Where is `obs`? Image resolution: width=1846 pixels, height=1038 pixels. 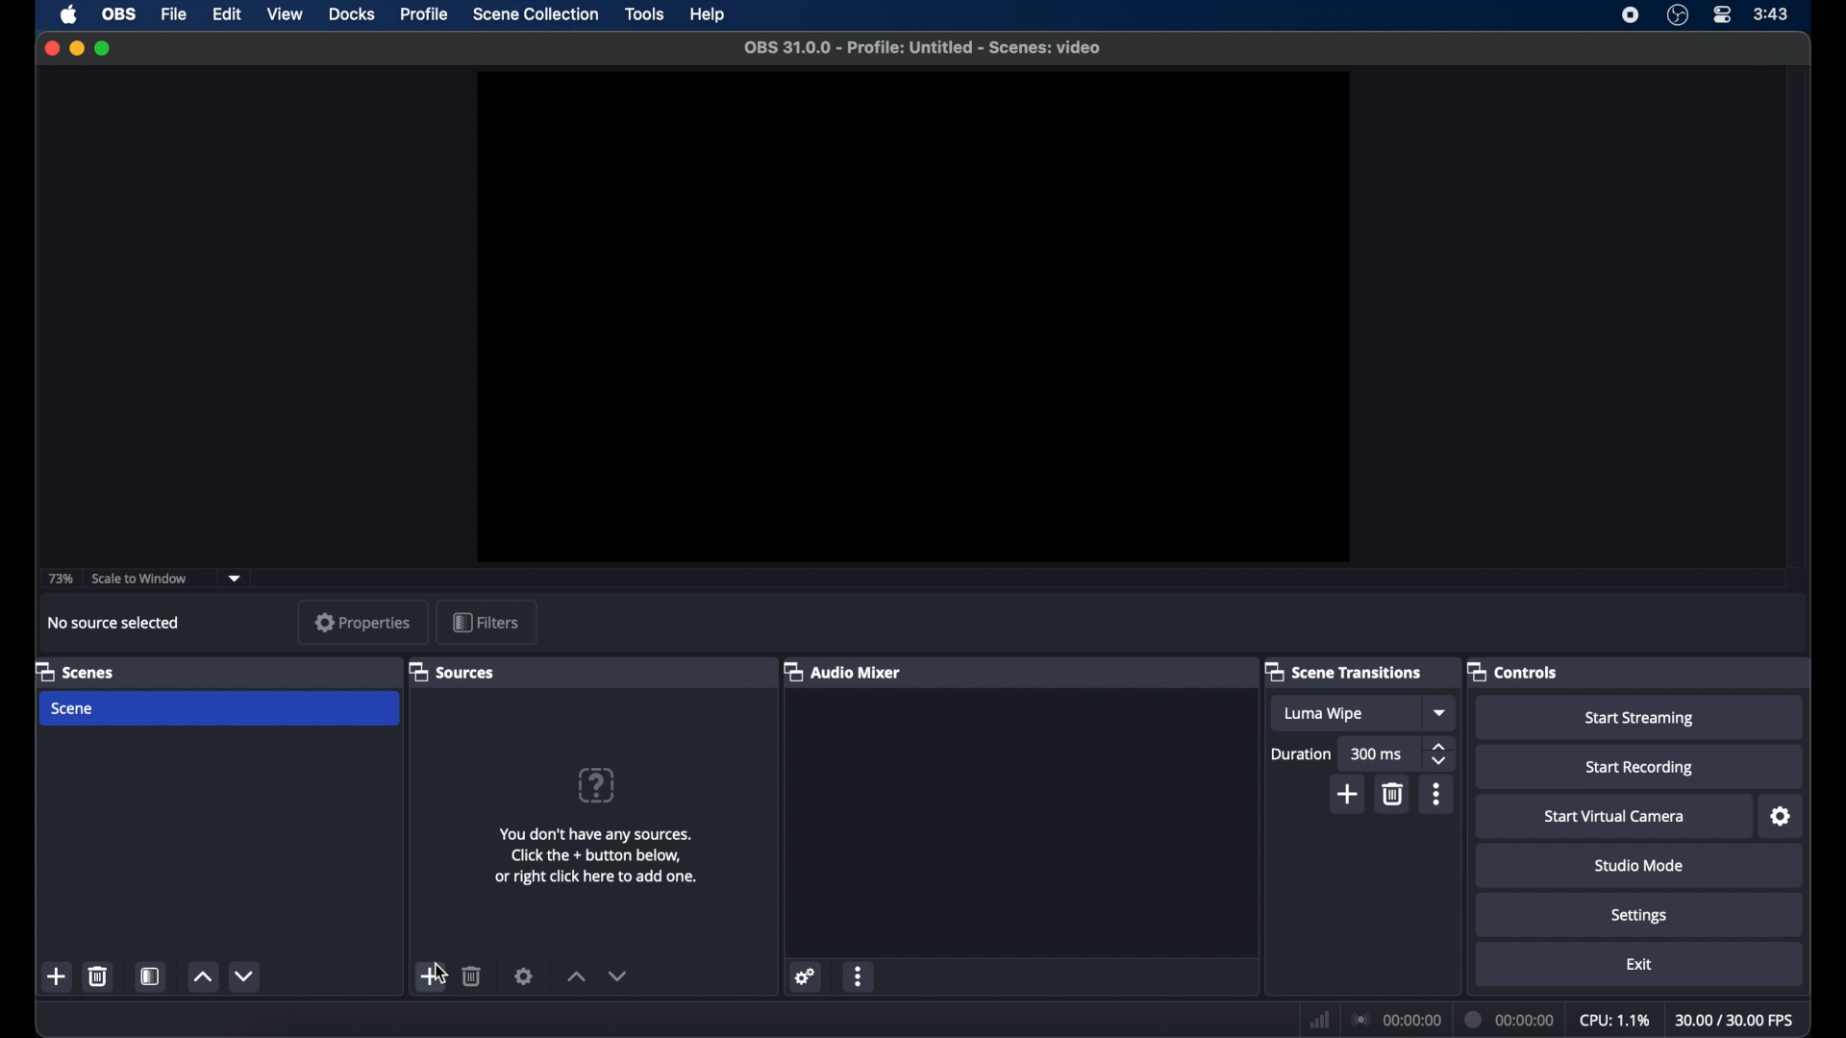 obs is located at coordinates (119, 14).